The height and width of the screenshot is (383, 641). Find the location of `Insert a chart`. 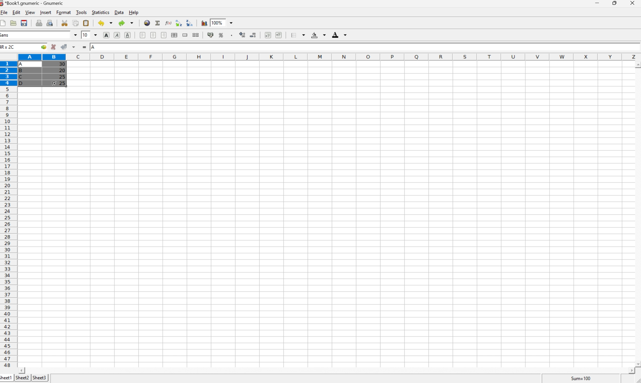

Insert a chart is located at coordinates (204, 22).